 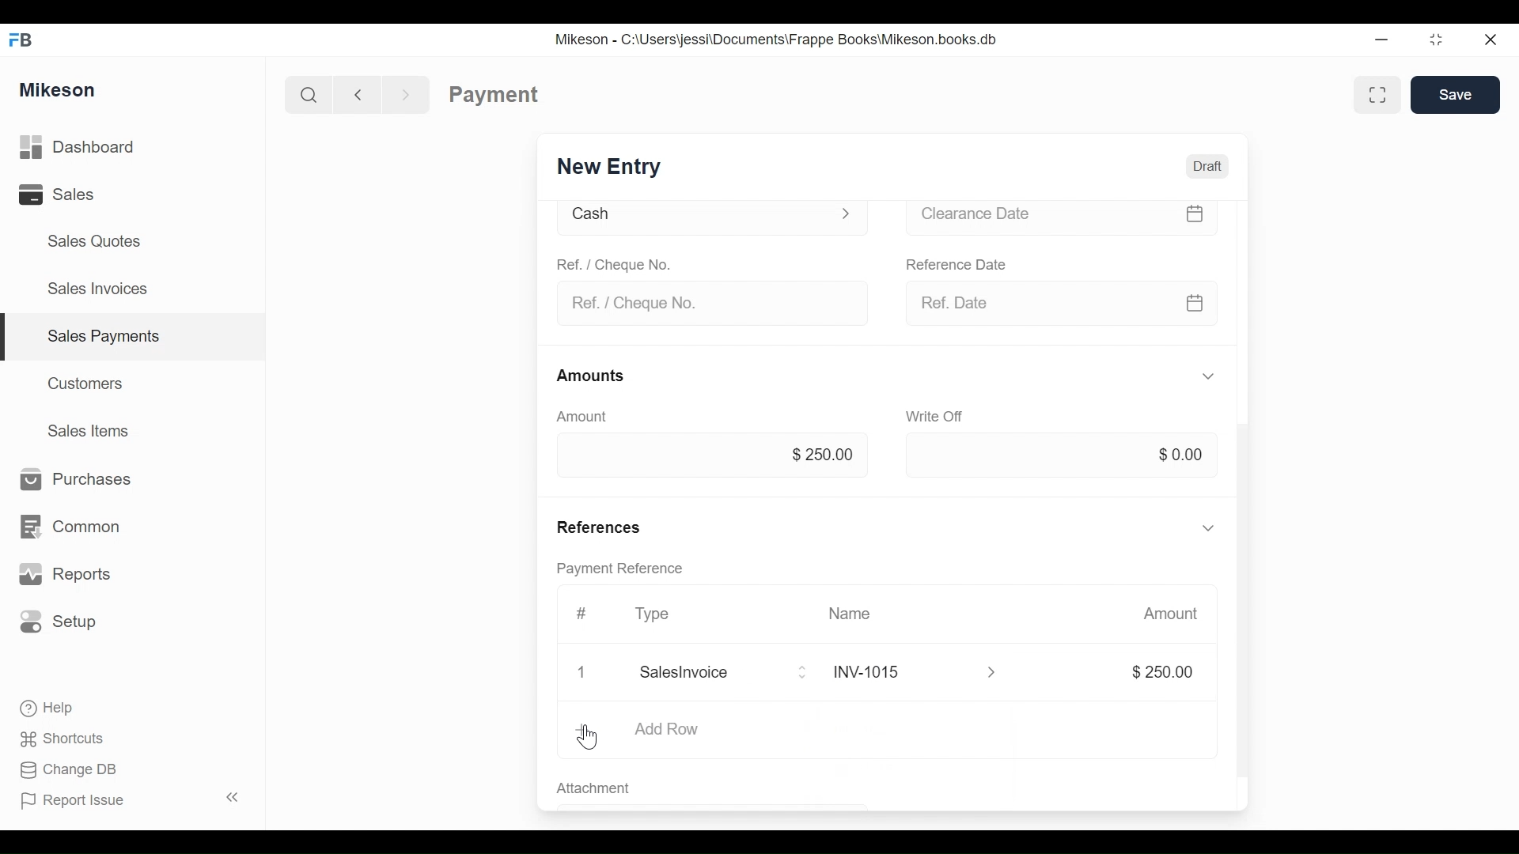 What do you see at coordinates (89, 382) in the screenshot?
I see `Customers` at bounding box center [89, 382].